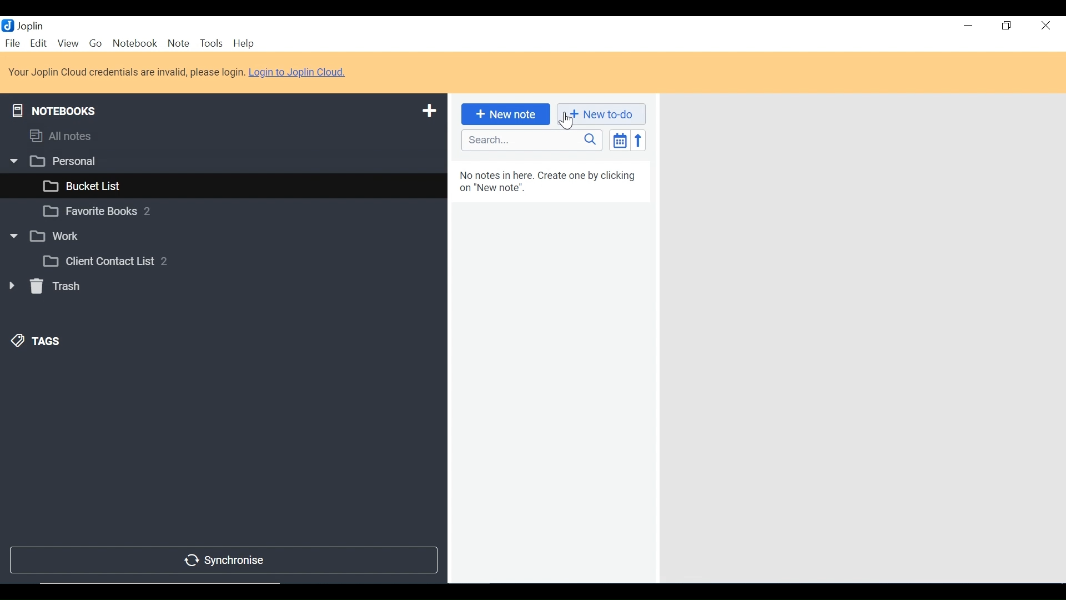 This screenshot has width=1066, height=600. What do you see at coordinates (1007, 27) in the screenshot?
I see `Restore` at bounding box center [1007, 27].